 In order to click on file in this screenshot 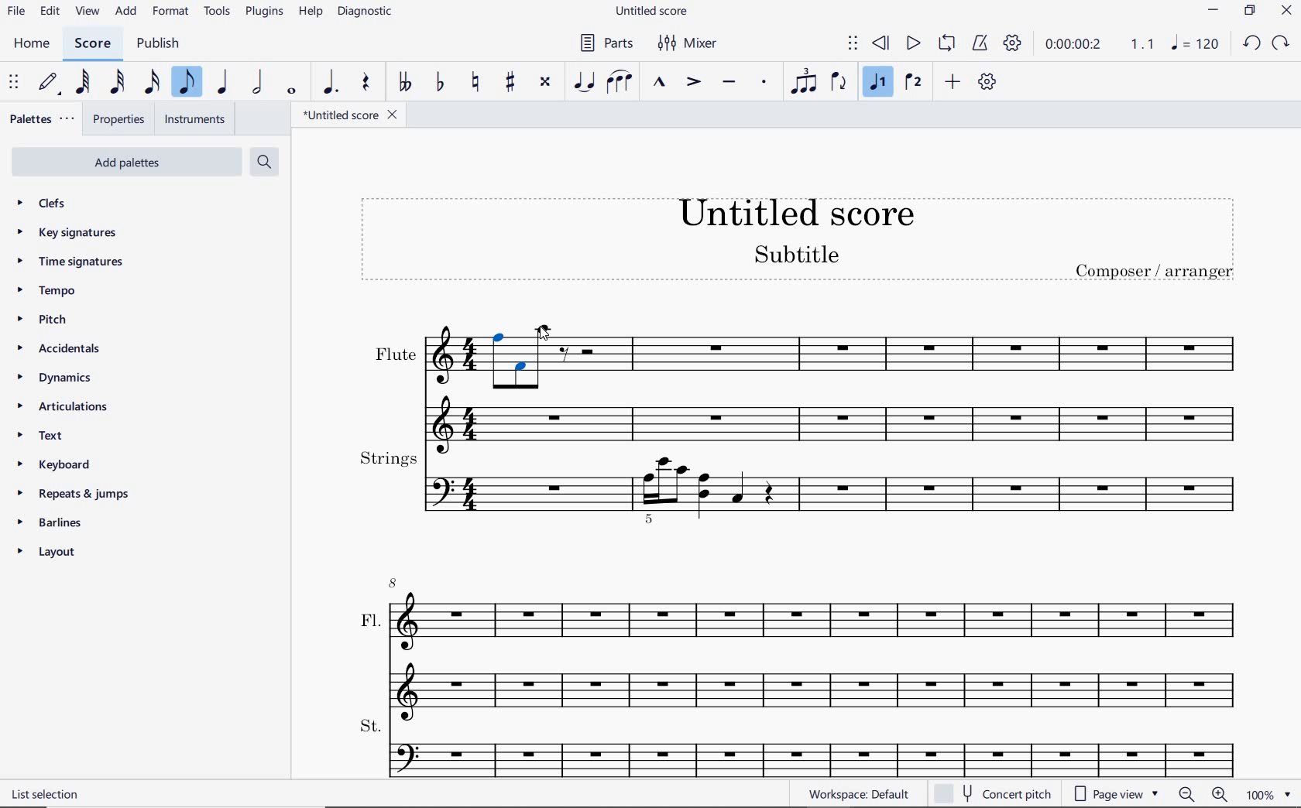, I will do `click(15, 12)`.